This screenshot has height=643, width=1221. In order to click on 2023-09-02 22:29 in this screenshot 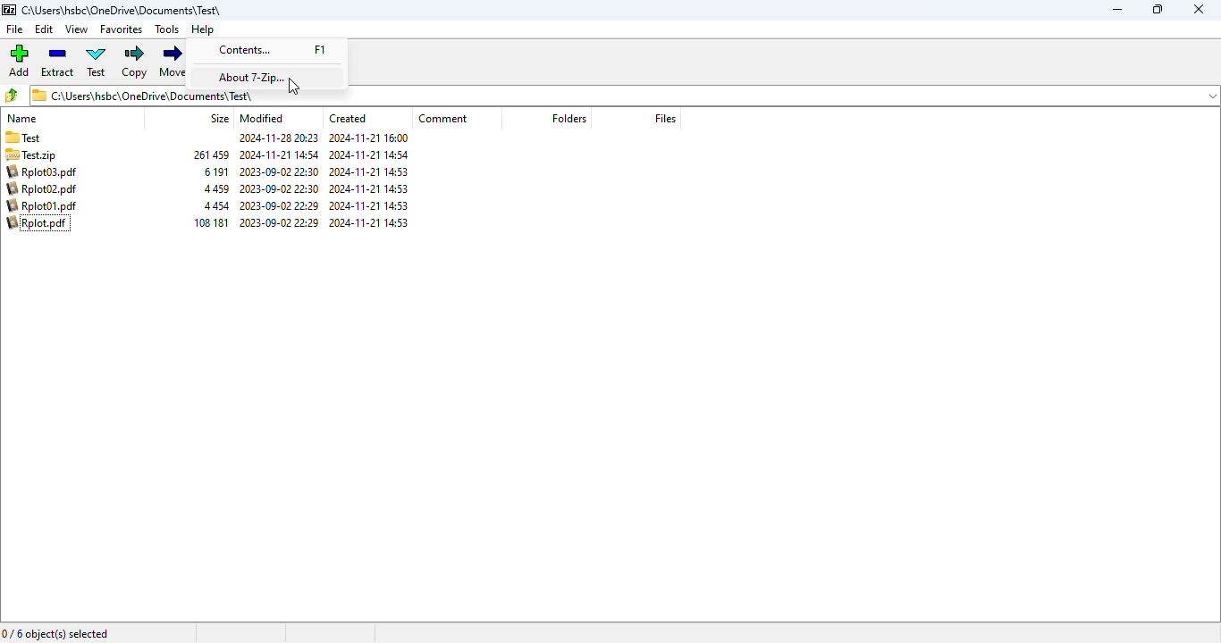, I will do `click(279, 223)`.